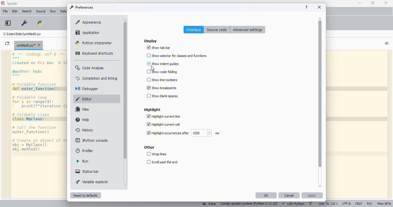  I want to click on help, so click(83, 120).